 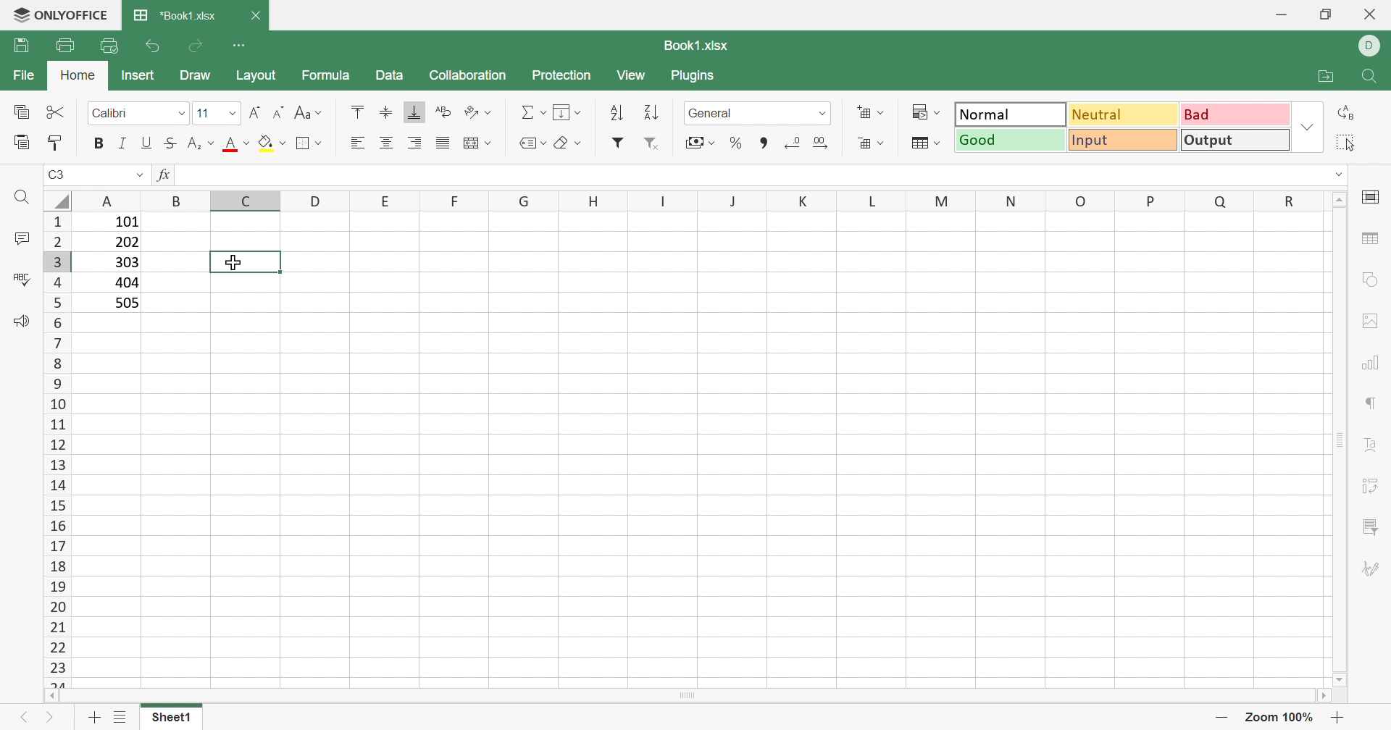 What do you see at coordinates (1372, 319) in the screenshot?
I see `image settings` at bounding box center [1372, 319].